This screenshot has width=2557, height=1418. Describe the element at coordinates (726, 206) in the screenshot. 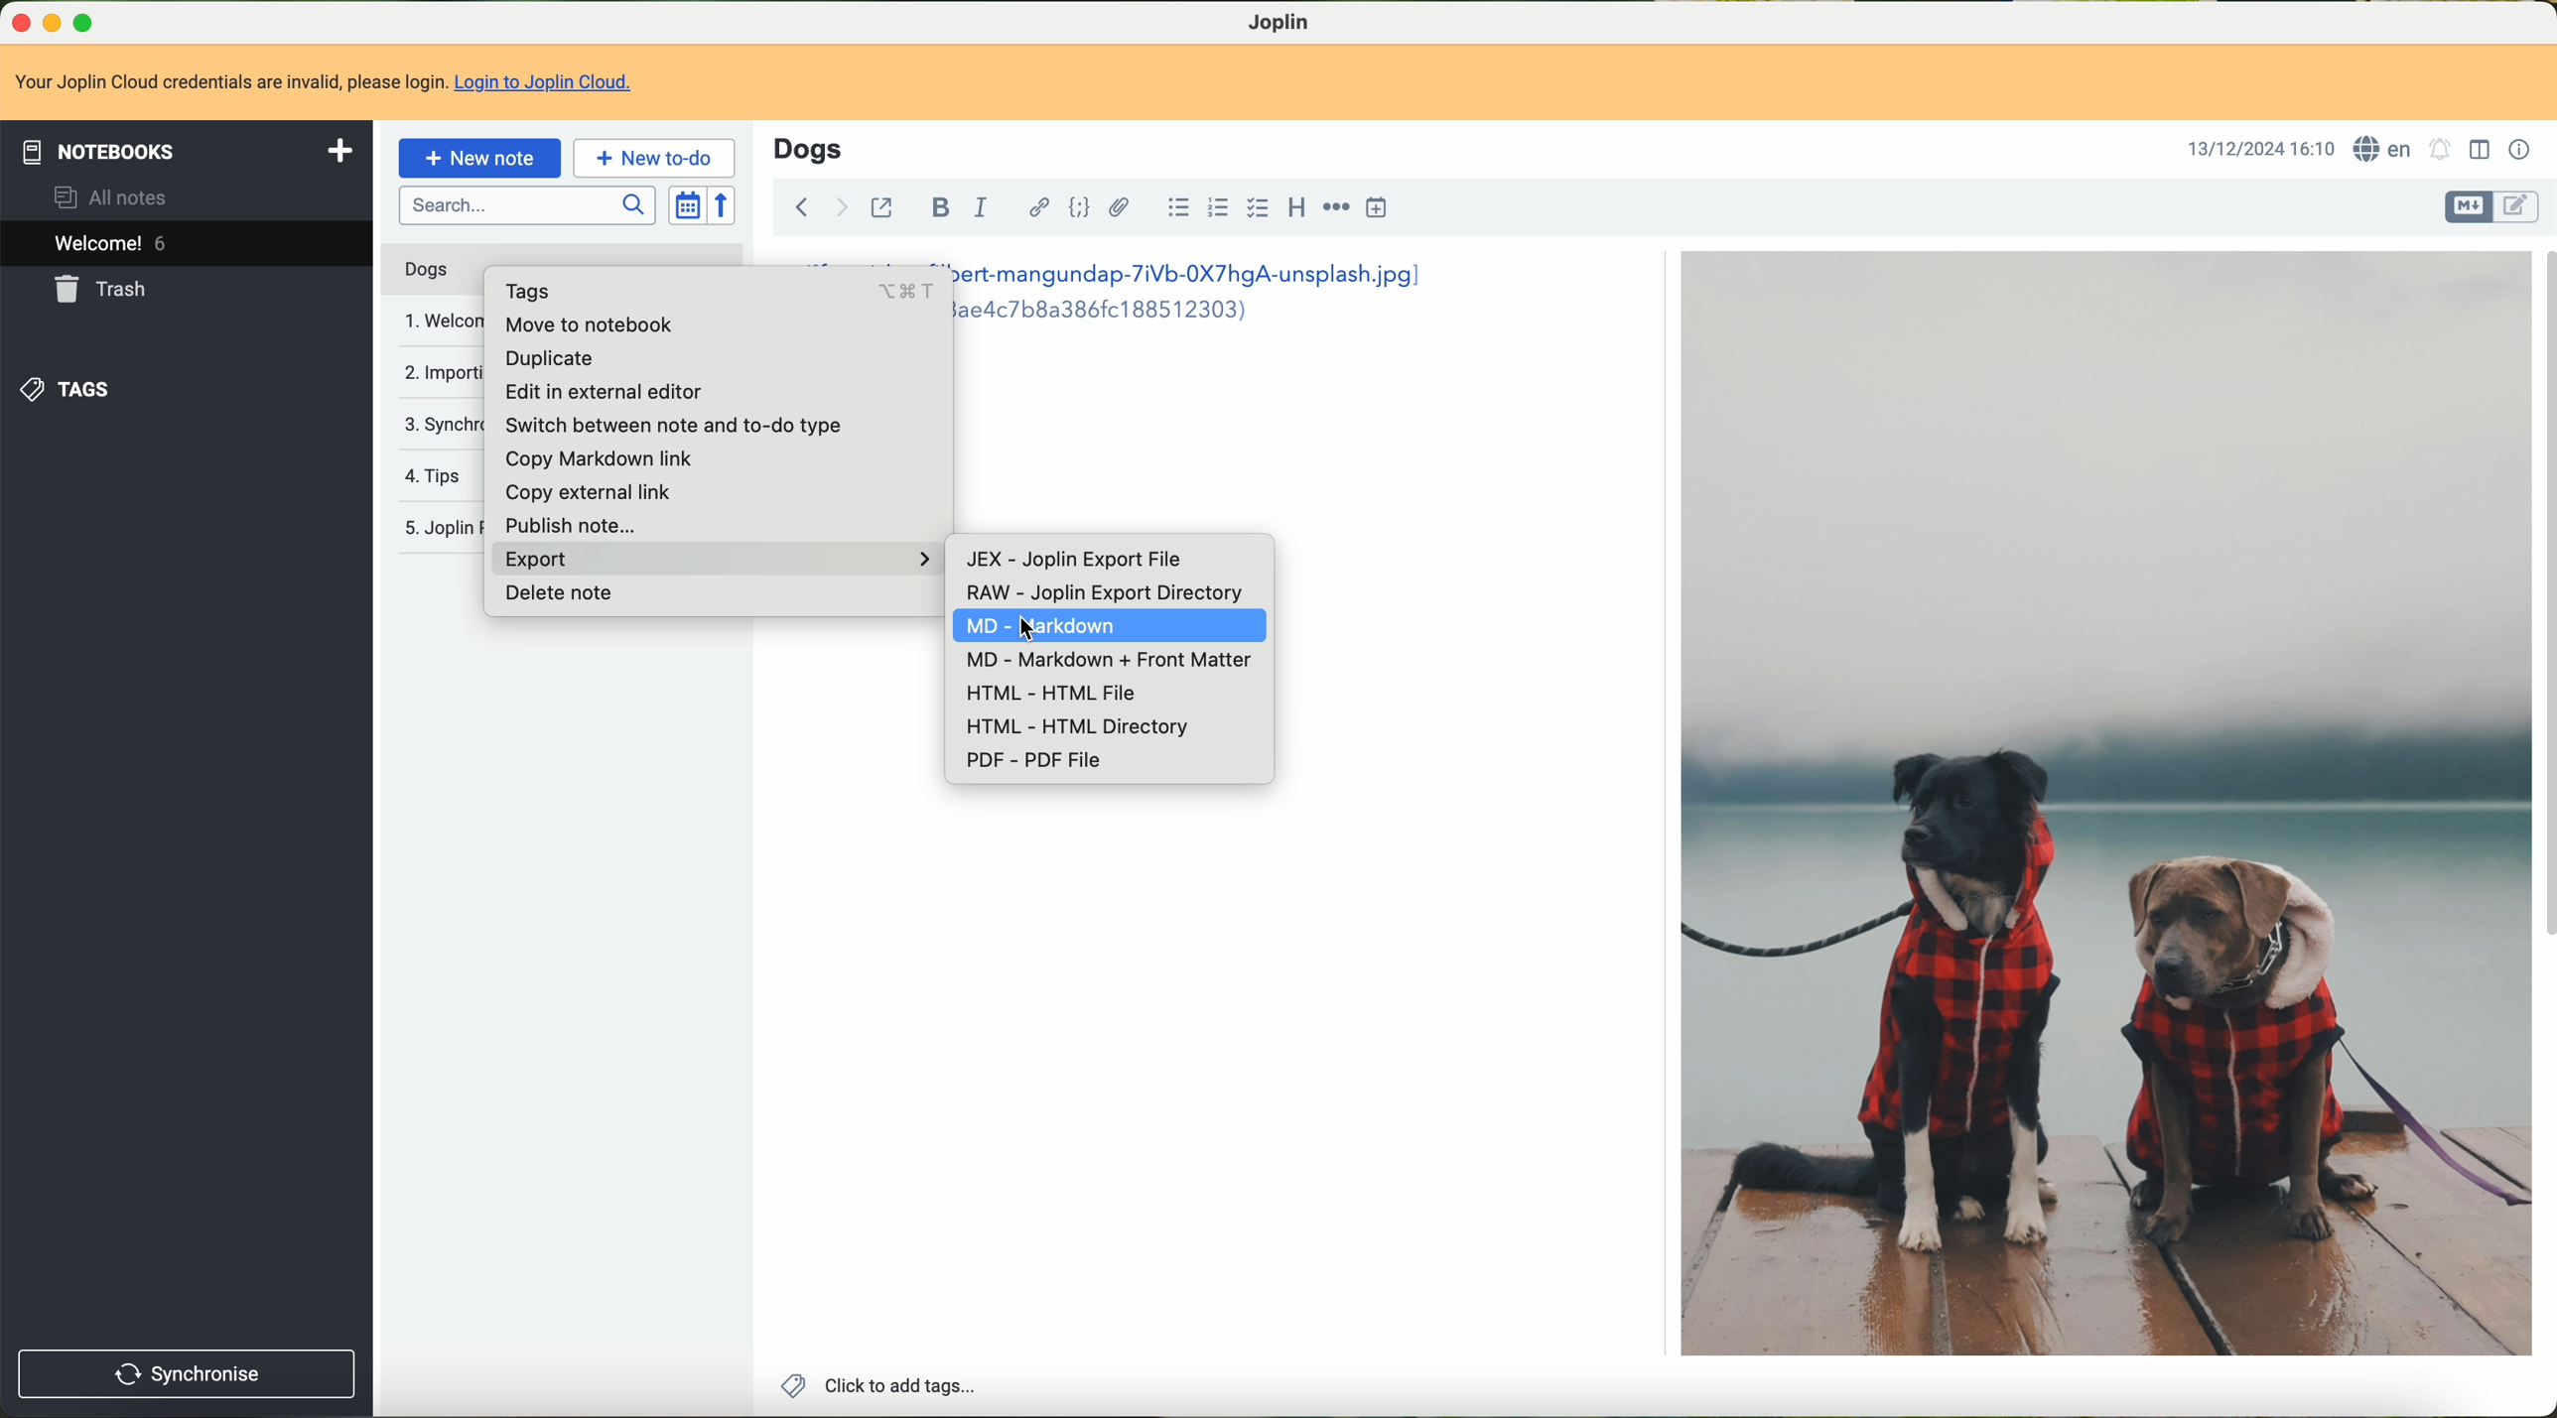

I see `reverse sort order` at that location.